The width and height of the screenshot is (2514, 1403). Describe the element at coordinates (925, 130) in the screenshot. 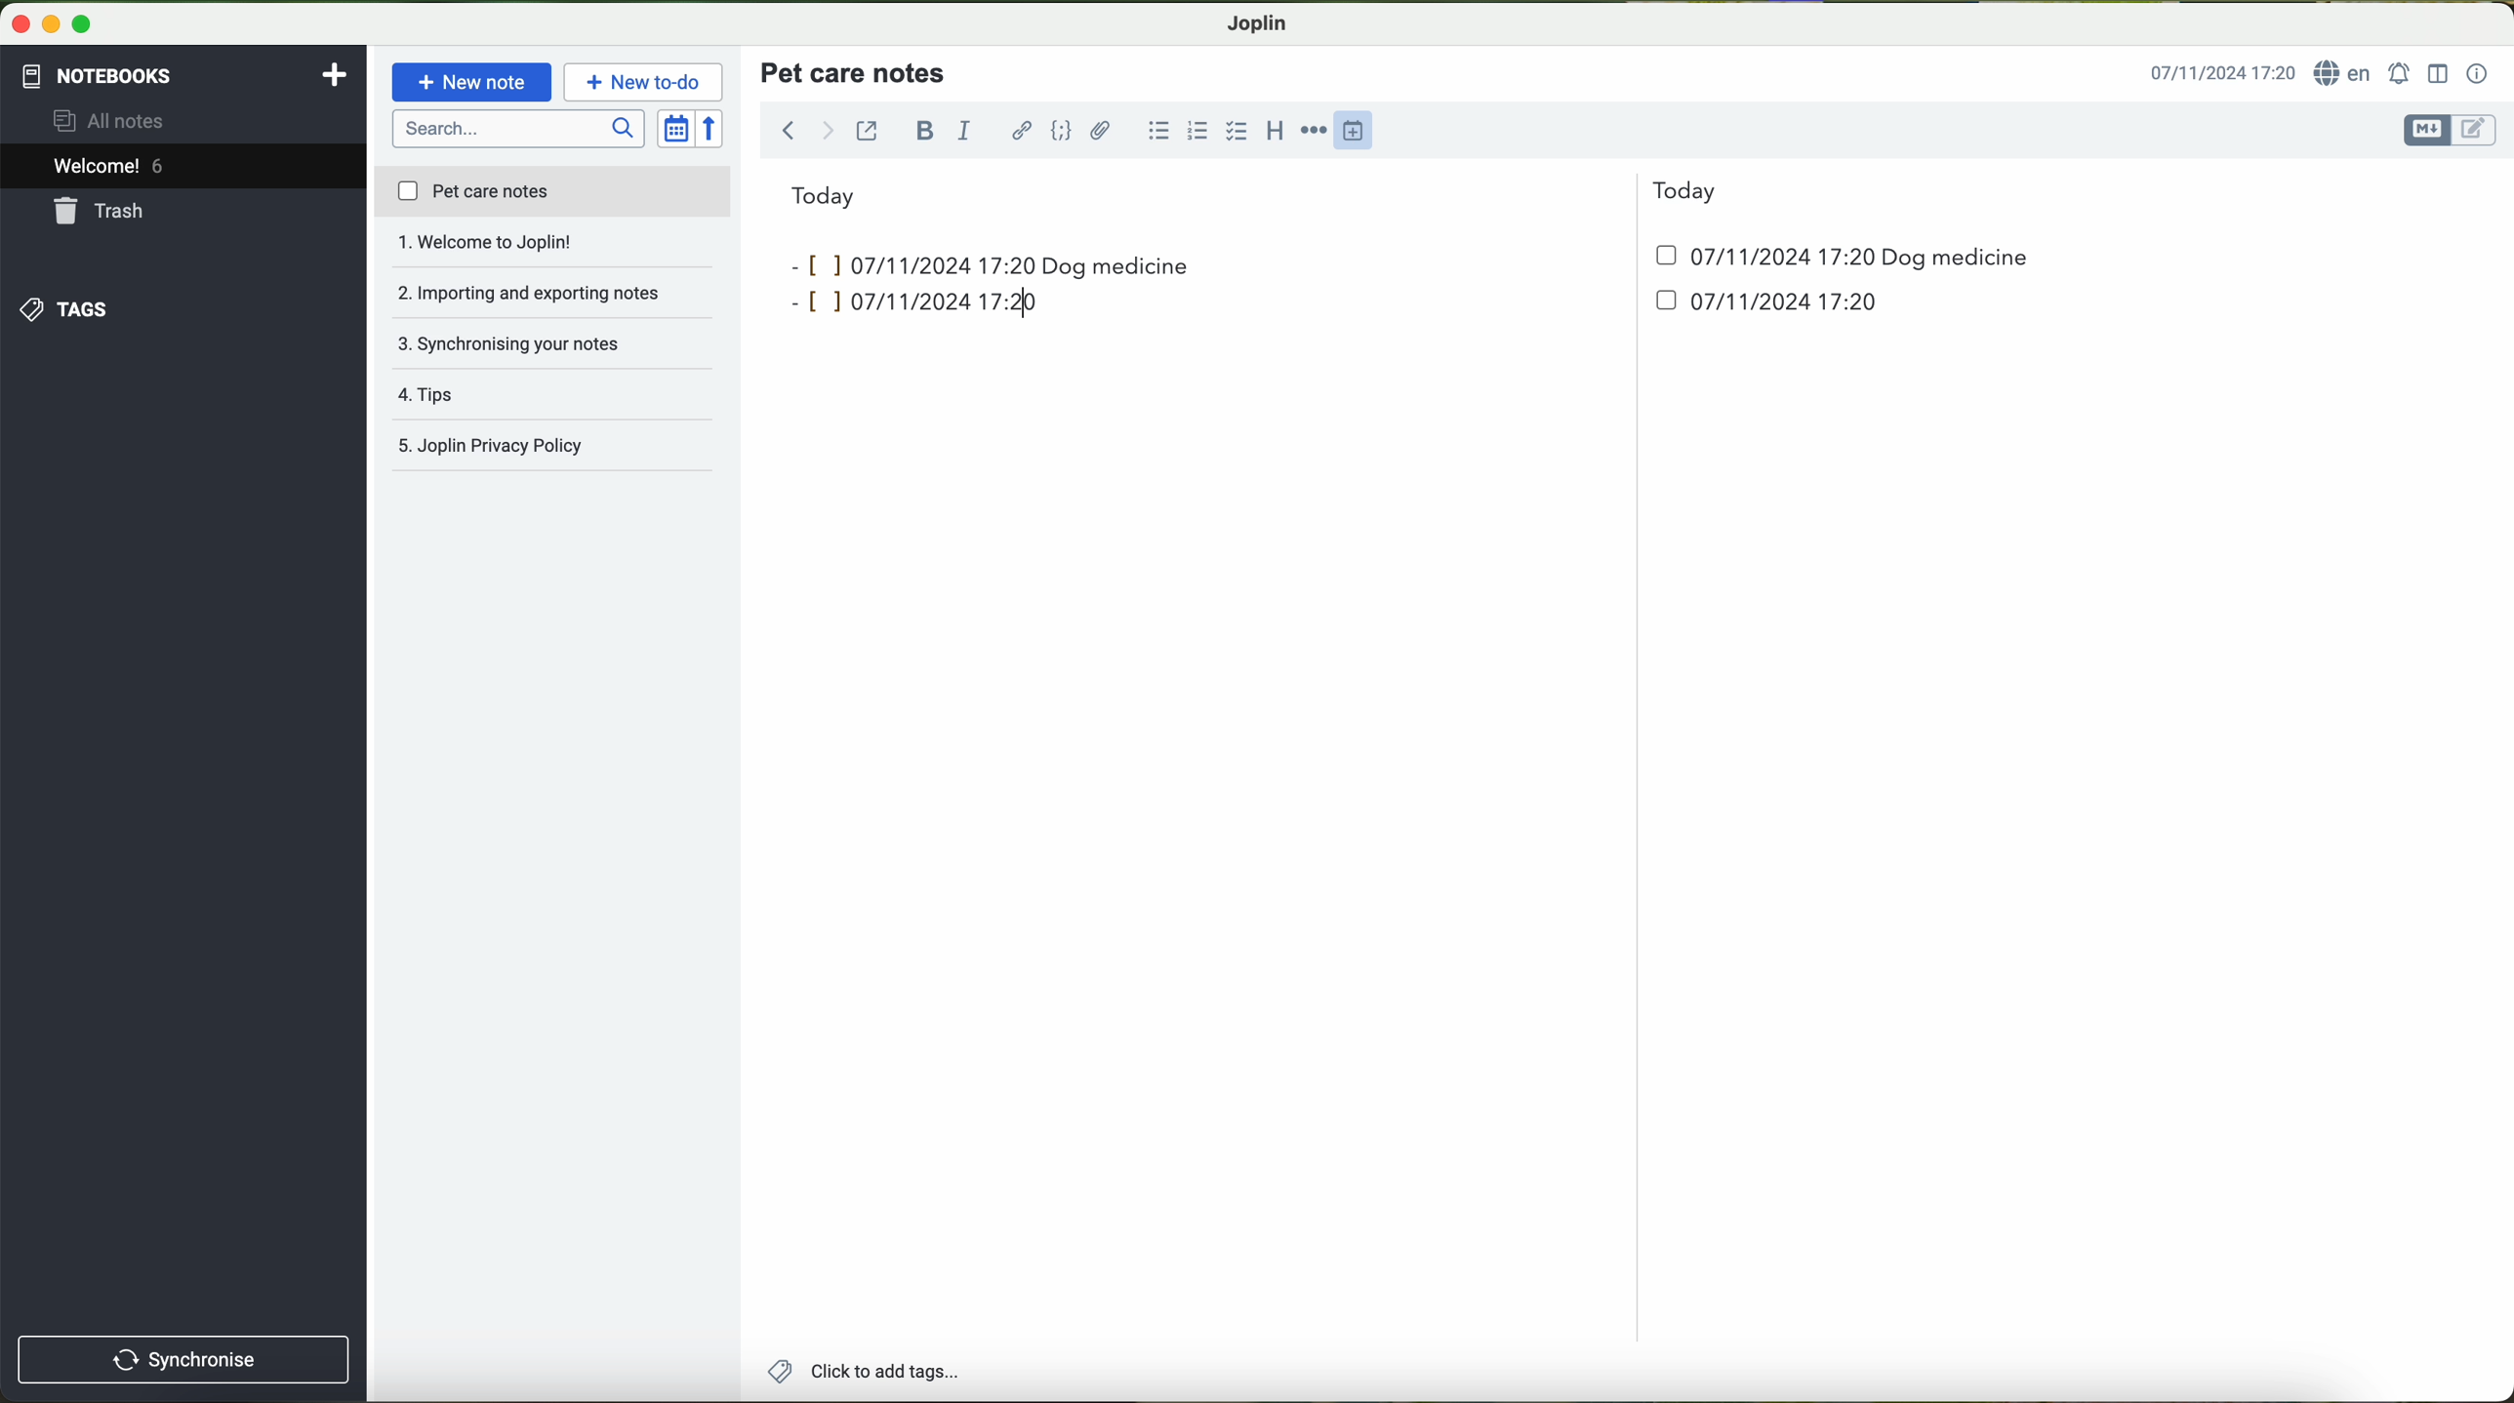

I see `bold` at that location.